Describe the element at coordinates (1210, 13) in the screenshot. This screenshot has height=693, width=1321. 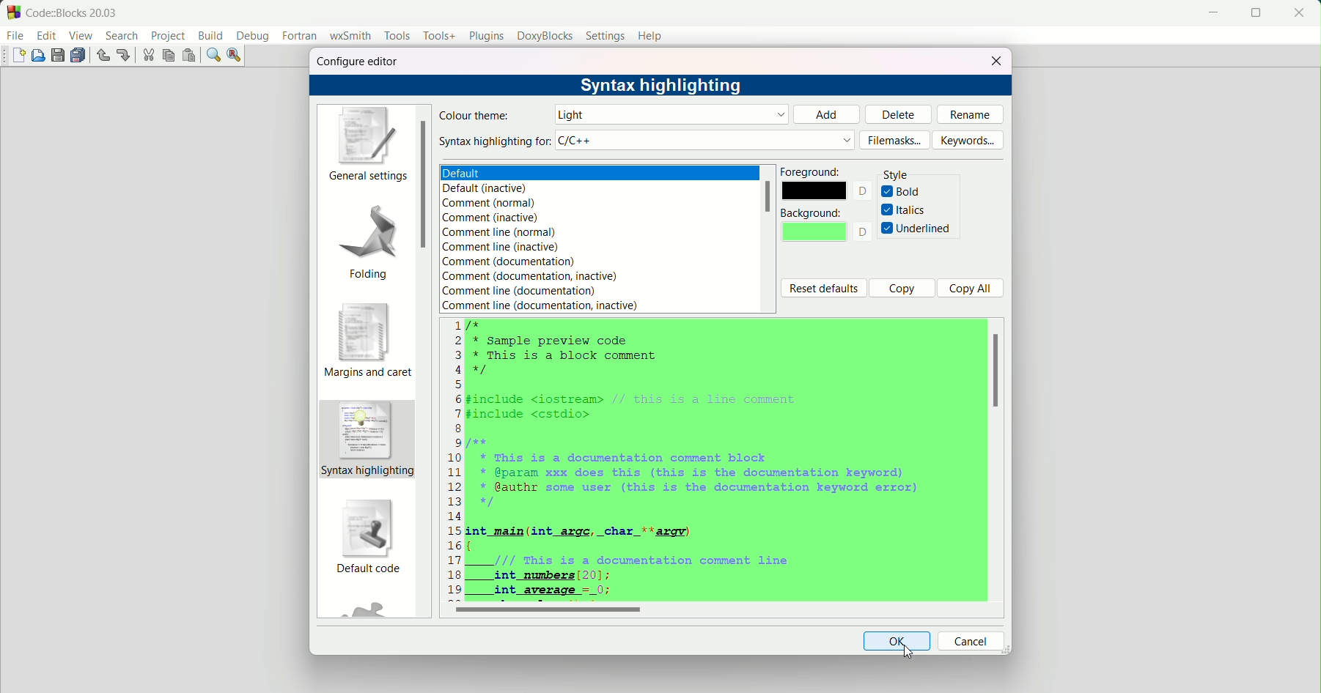
I see `minimize` at that location.